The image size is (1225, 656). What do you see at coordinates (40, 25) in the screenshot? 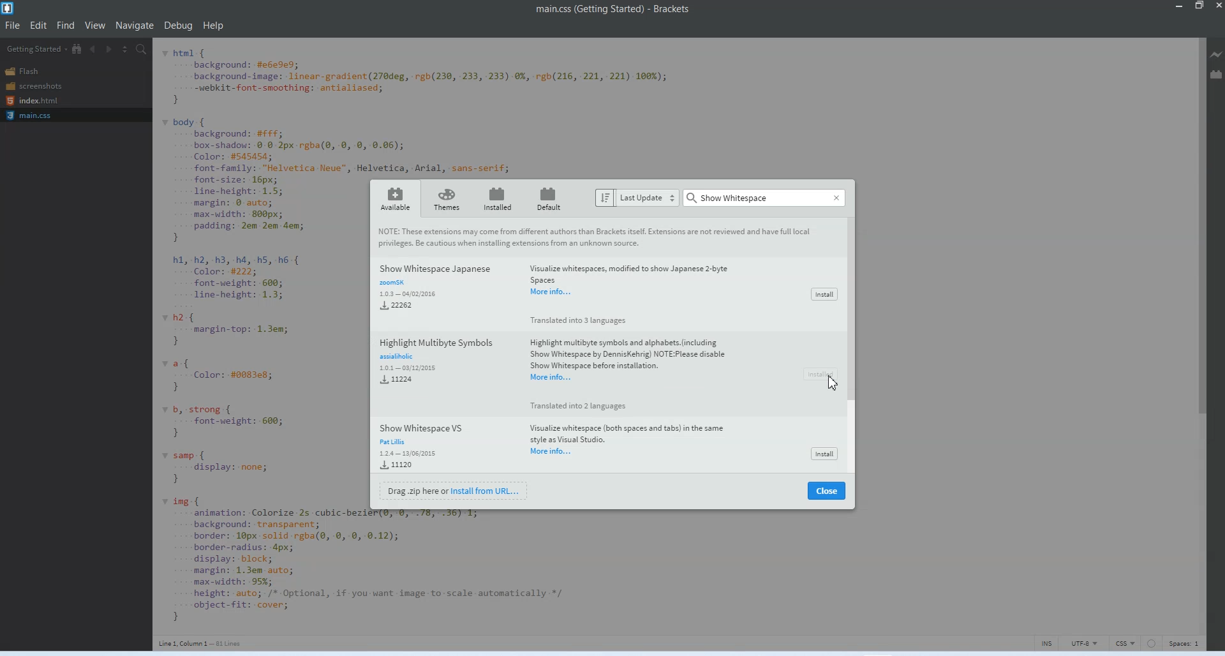
I see `Edit` at bounding box center [40, 25].